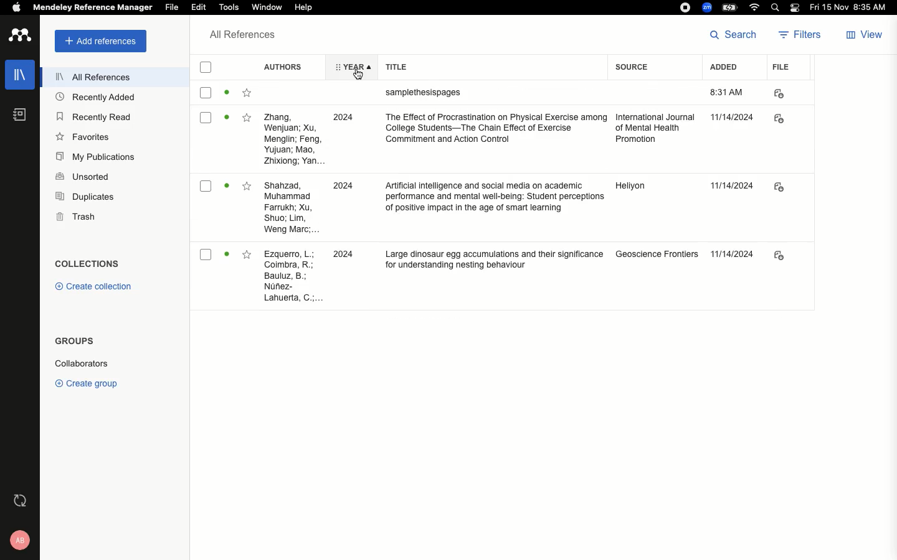  I want to click on titlle , so click(491, 130).